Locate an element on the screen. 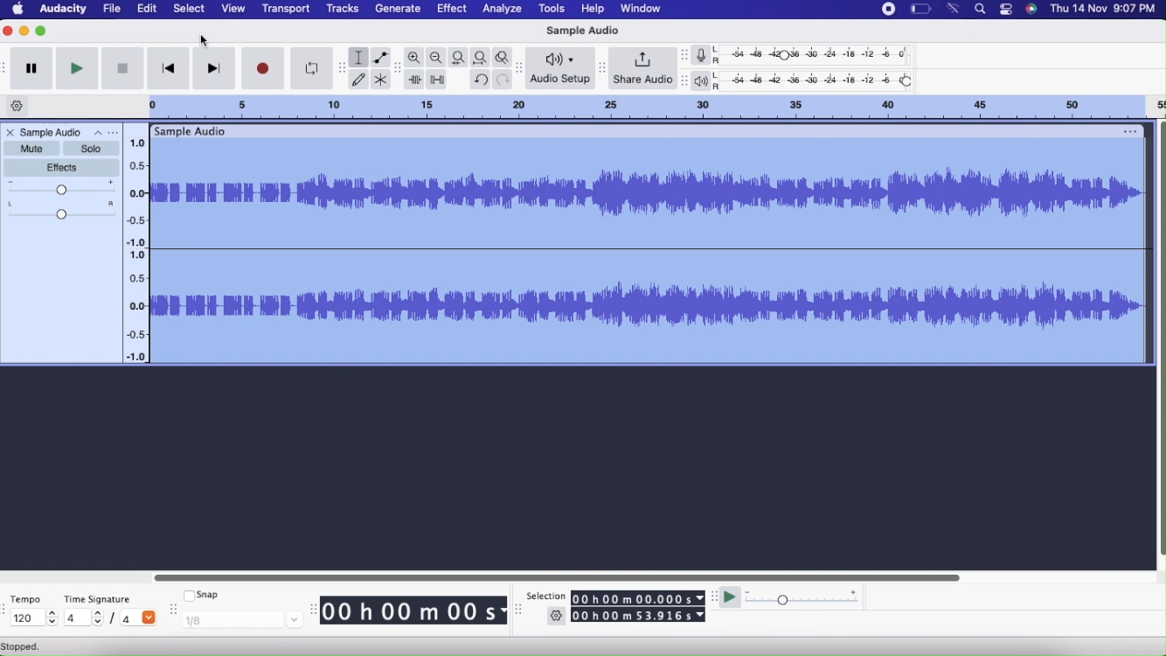 Image resolution: width=1166 pixels, height=656 pixels. Edit is located at coordinates (147, 9).